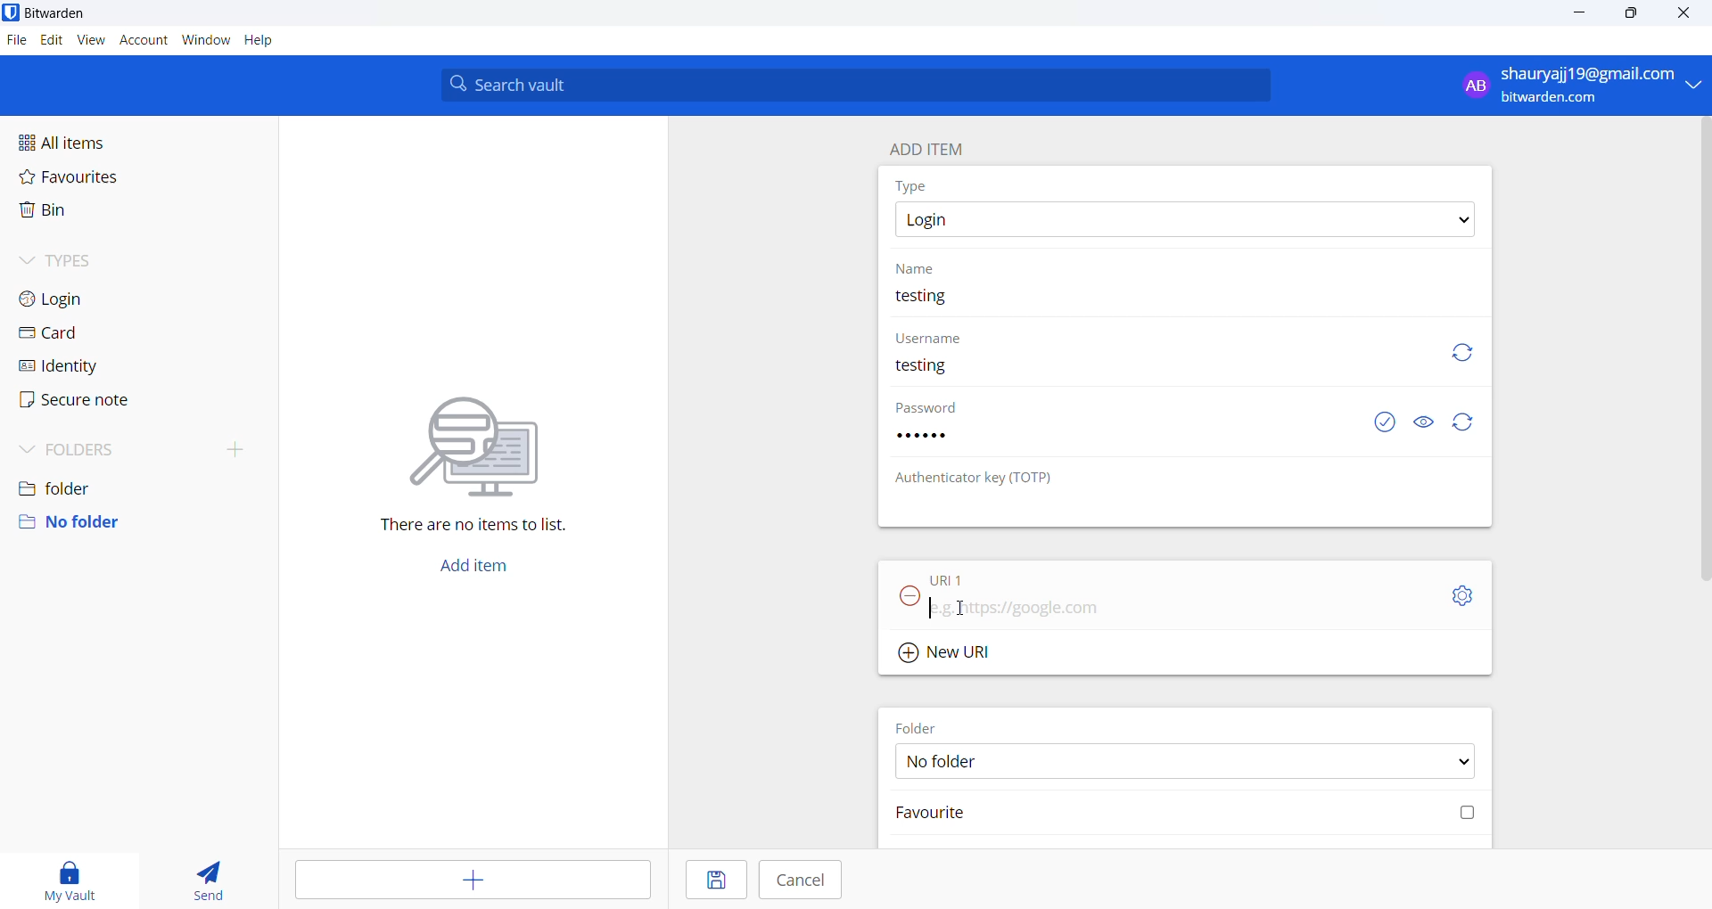  I want to click on all items, so click(103, 139).